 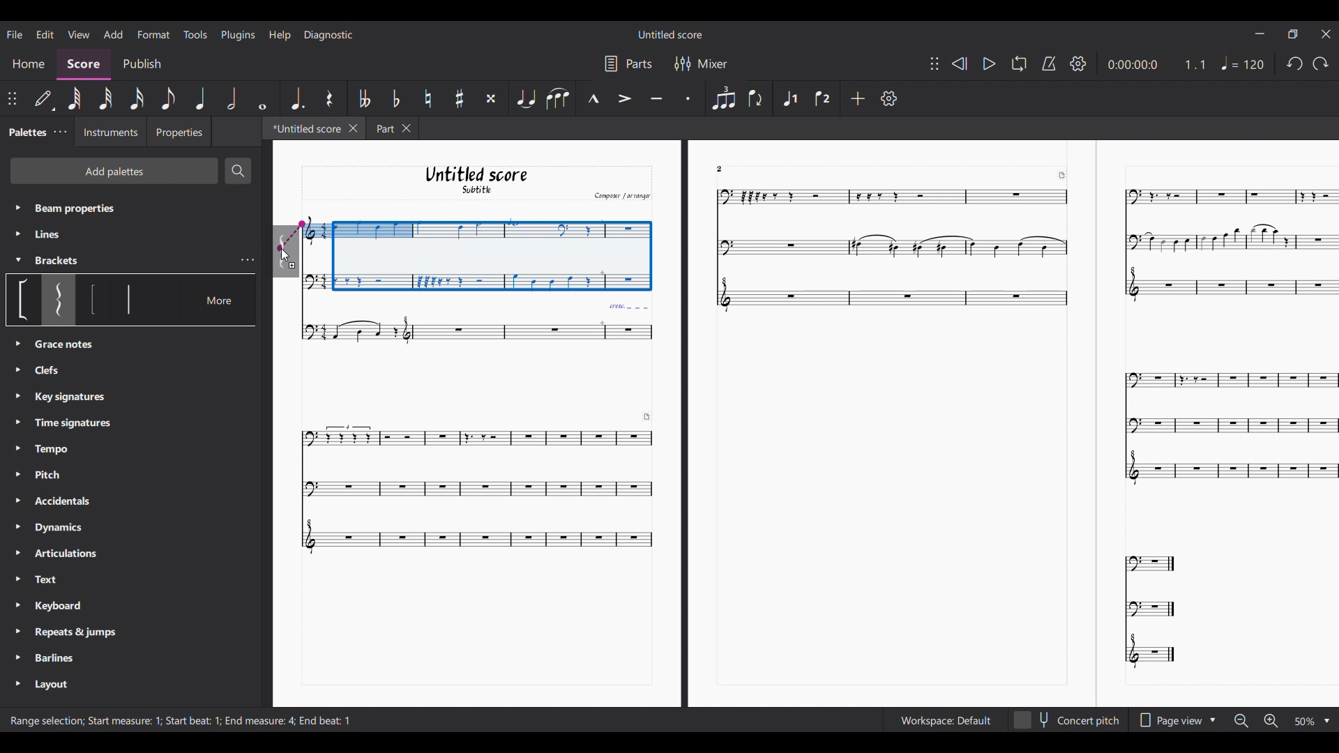 What do you see at coordinates (59, 300) in the screenshot?
I see `Selected bracket highlighted ` at bounding box center [59, 300].